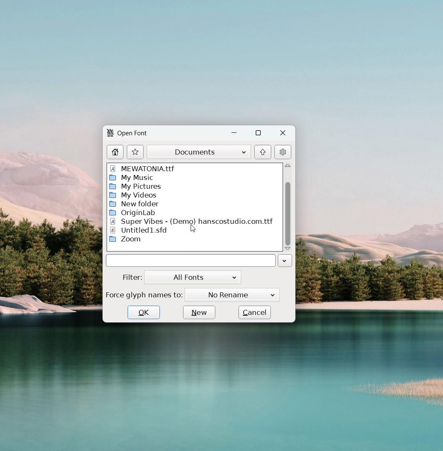 The height and width of the screenshot is (451, 443). I want to click on Untitled1.std, so click(138, 232).